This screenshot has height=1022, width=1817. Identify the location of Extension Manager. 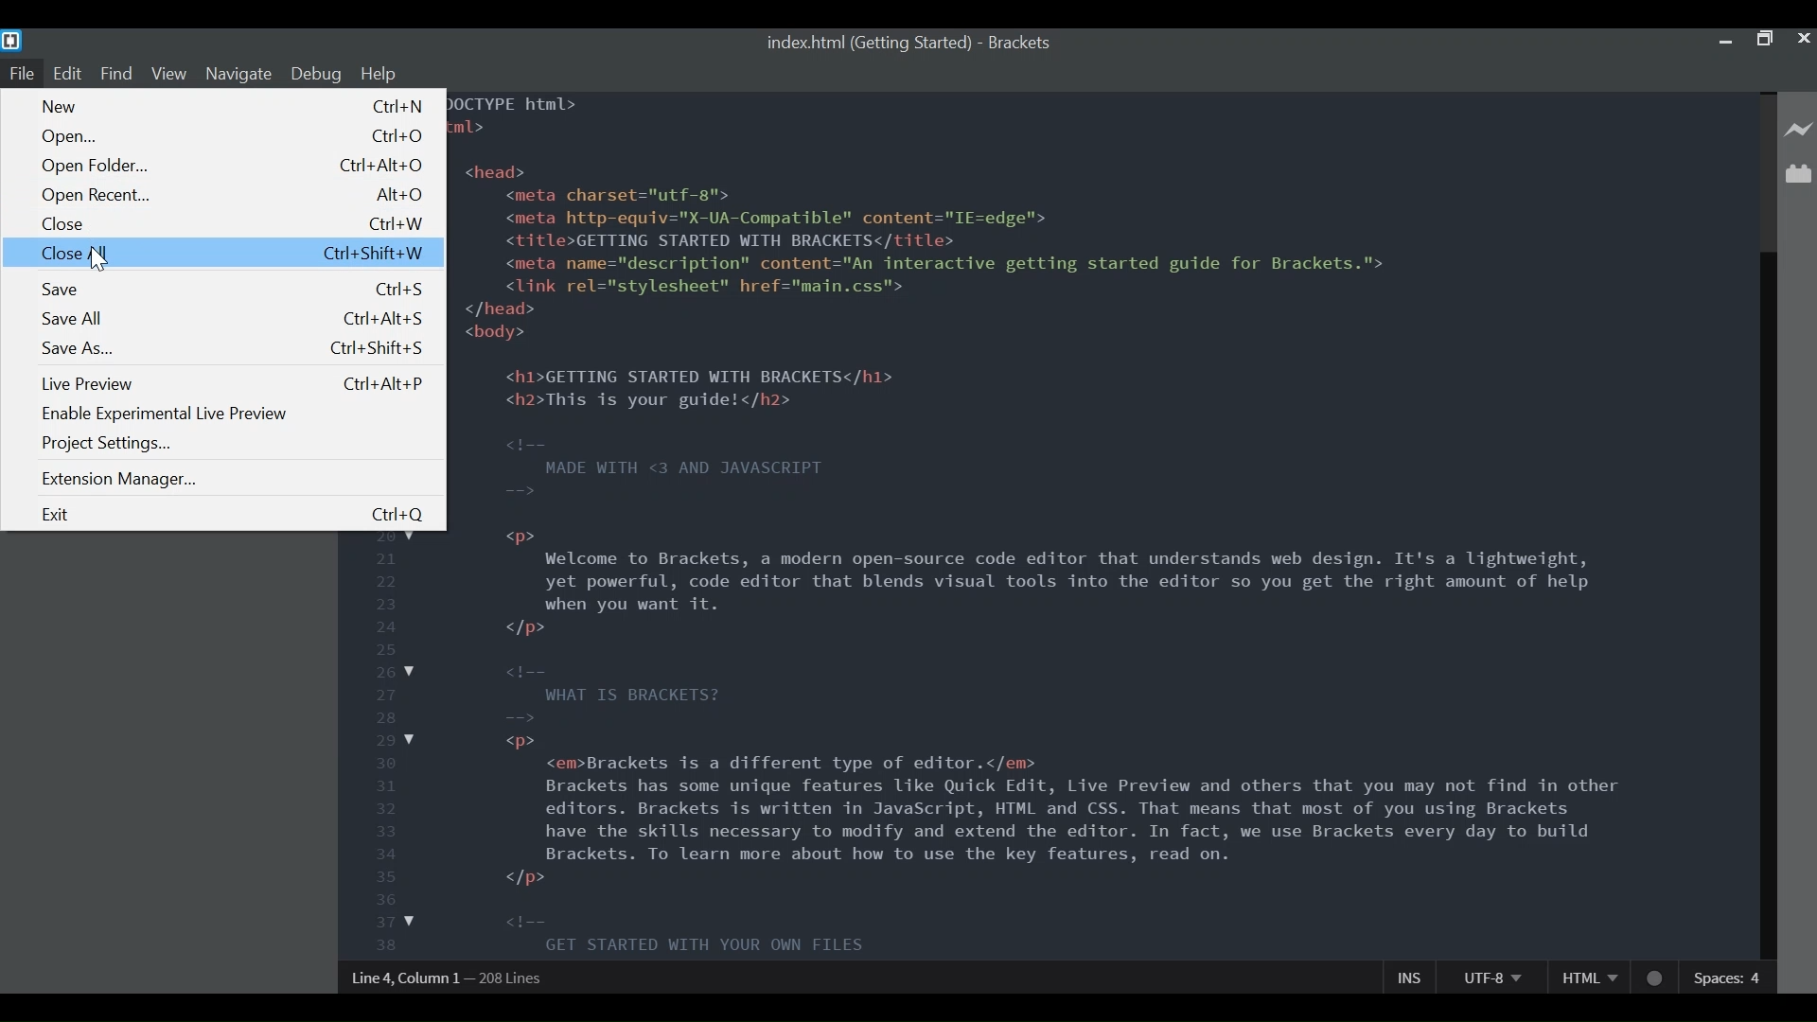
(123, 478).